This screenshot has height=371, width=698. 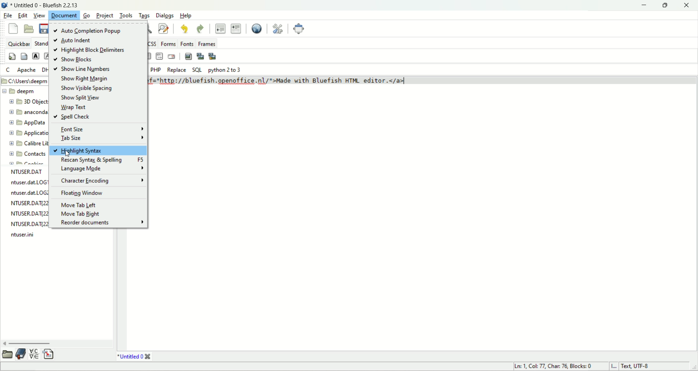 What do you see at coordinates (81, 97) in the screenshot?
I see `show split view` at bounding box center [81, 97].